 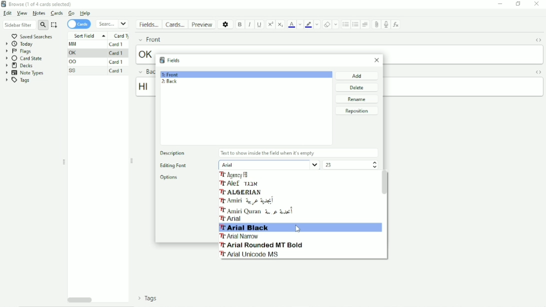 I want to click on Italic, so click(x=250, y=24).